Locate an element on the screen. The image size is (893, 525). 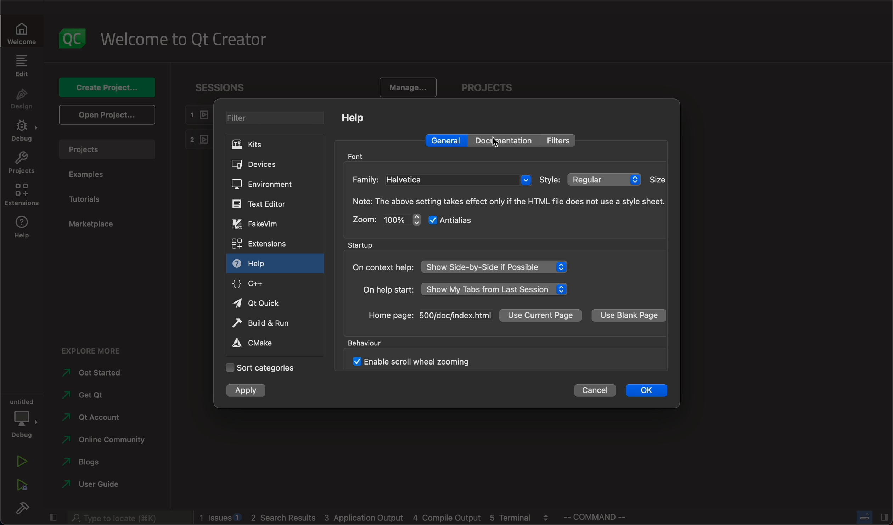
marketplace is located at coordinates (91, 225).